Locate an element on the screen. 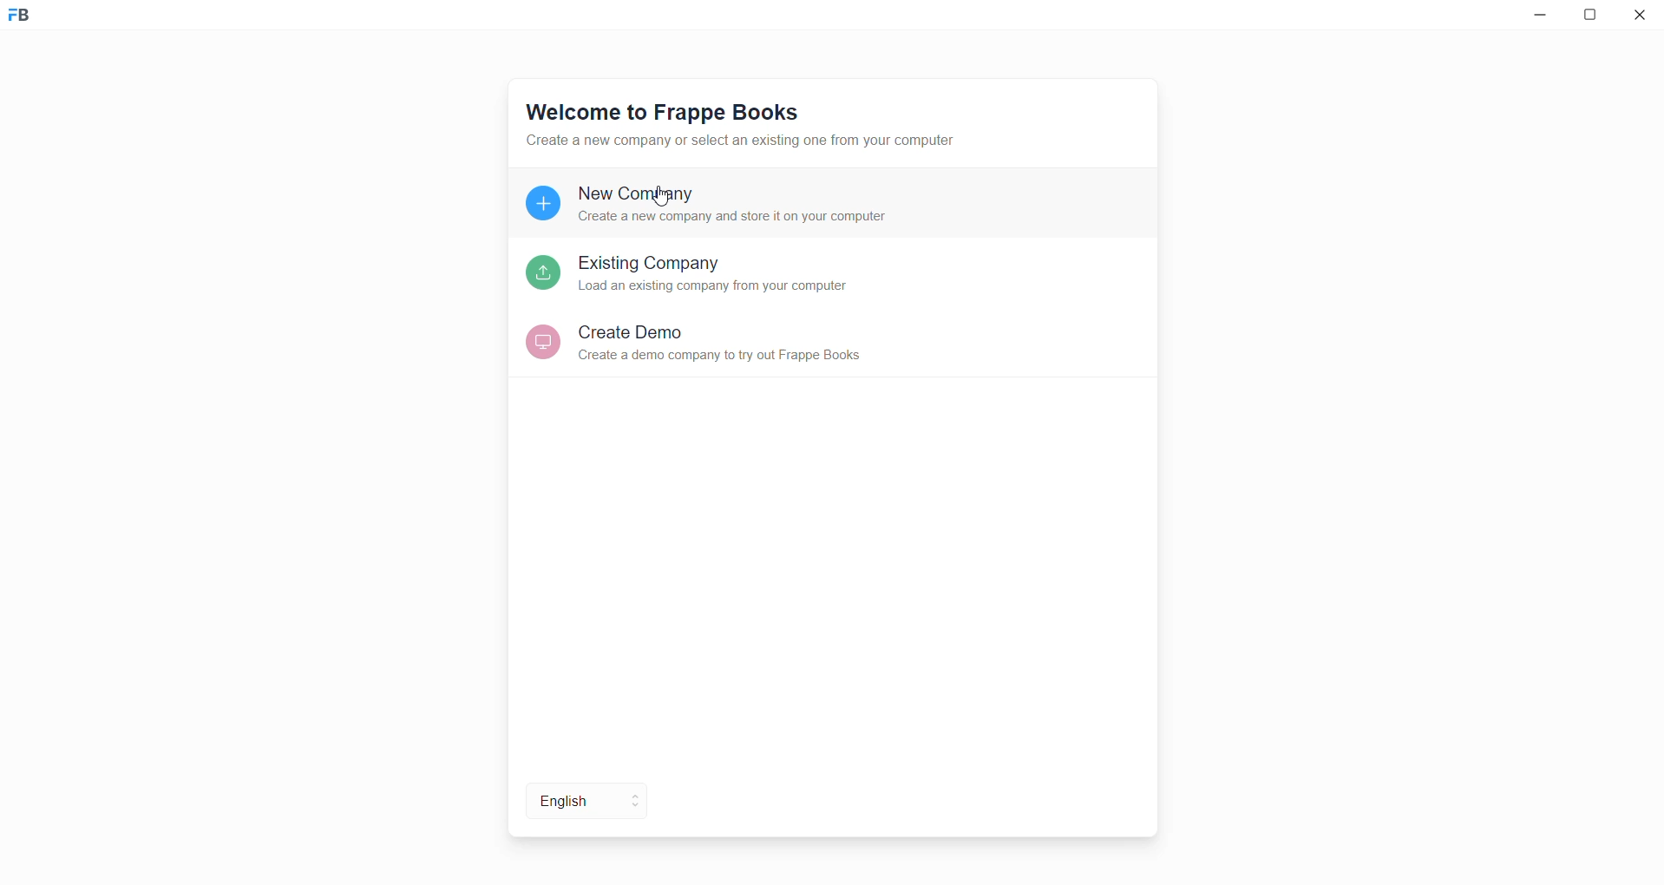  cursor is located at coordinates (664, 199).